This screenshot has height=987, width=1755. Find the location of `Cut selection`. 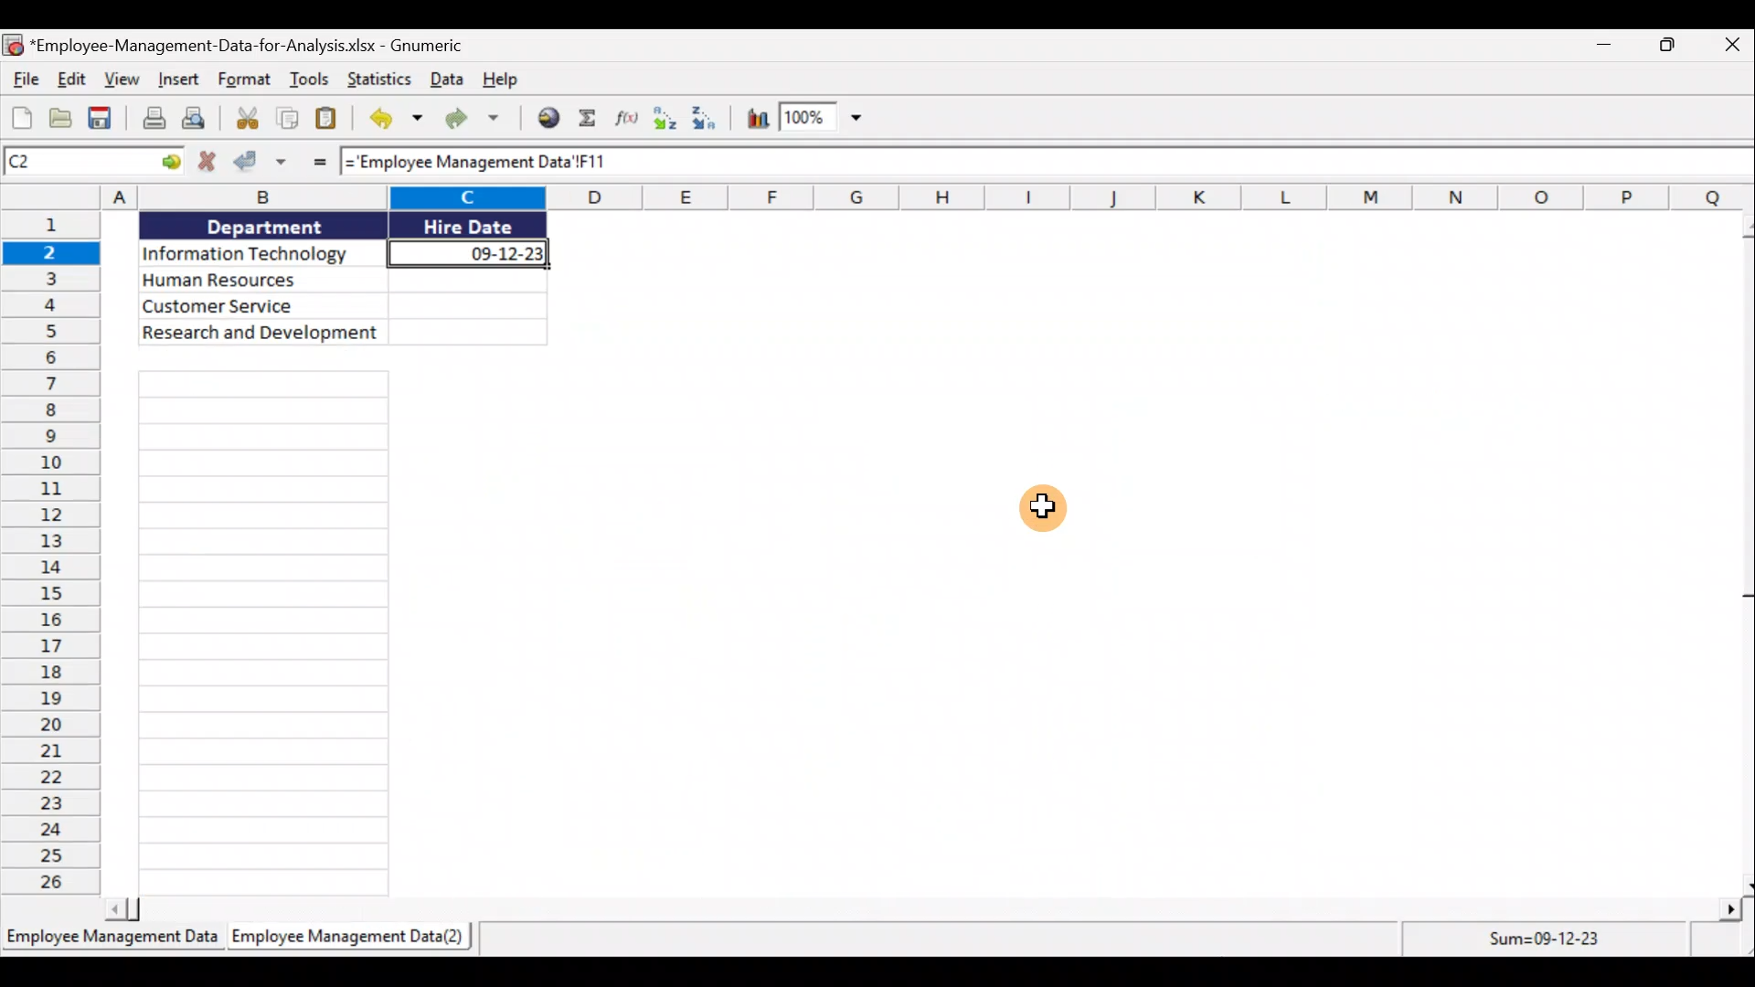

Cut selection is located at coordinates (246, 121).